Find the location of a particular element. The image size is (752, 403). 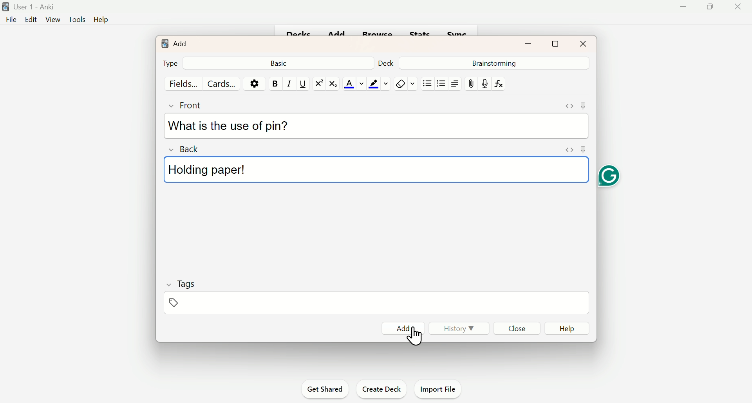

Subscript is located at coordinates (335, 83).